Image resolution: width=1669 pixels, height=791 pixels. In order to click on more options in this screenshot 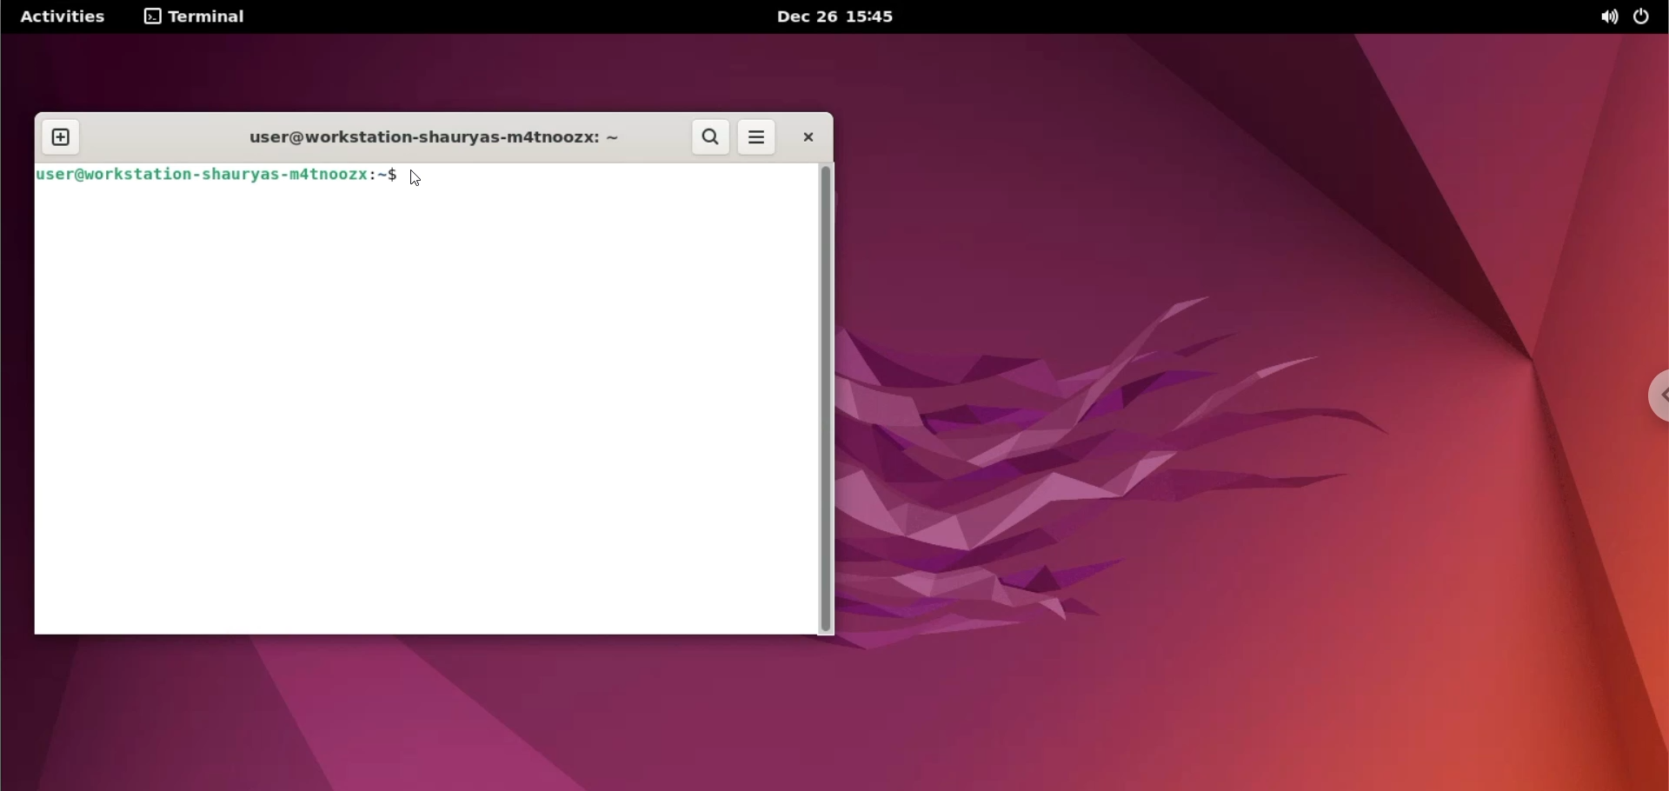, I will do `click(757, 138)`.